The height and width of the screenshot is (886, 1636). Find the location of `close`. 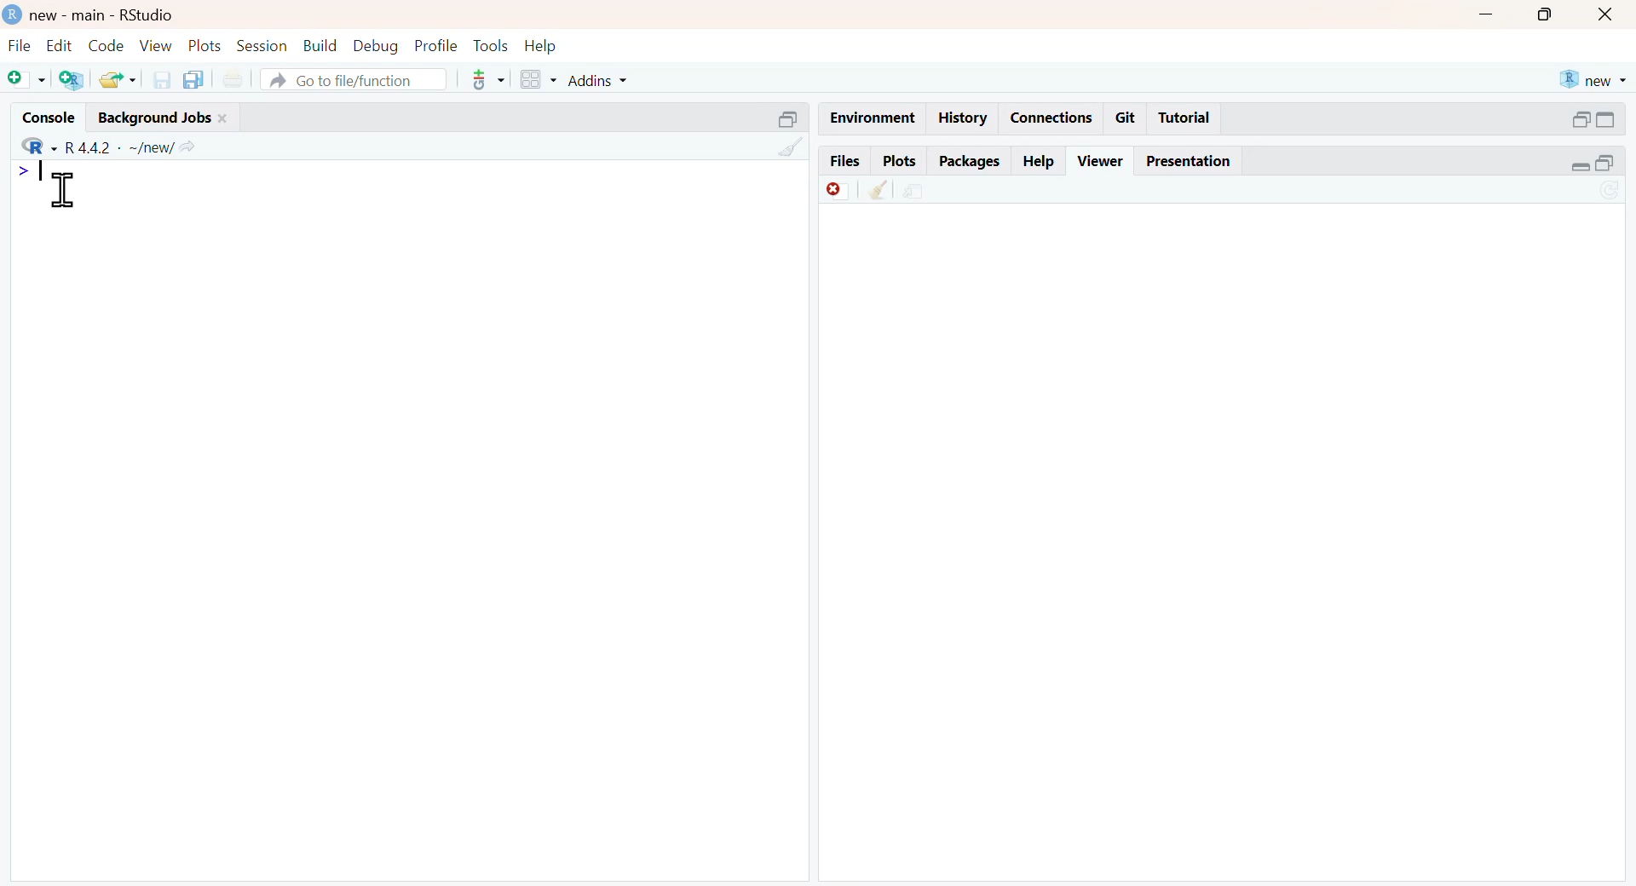

close is located at coordinates (223, 119).